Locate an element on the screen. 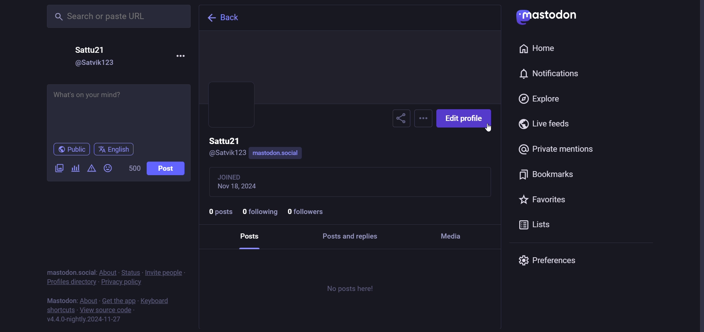 The image size is (704, 332). shortcuts is located at coordinates (61, 310).